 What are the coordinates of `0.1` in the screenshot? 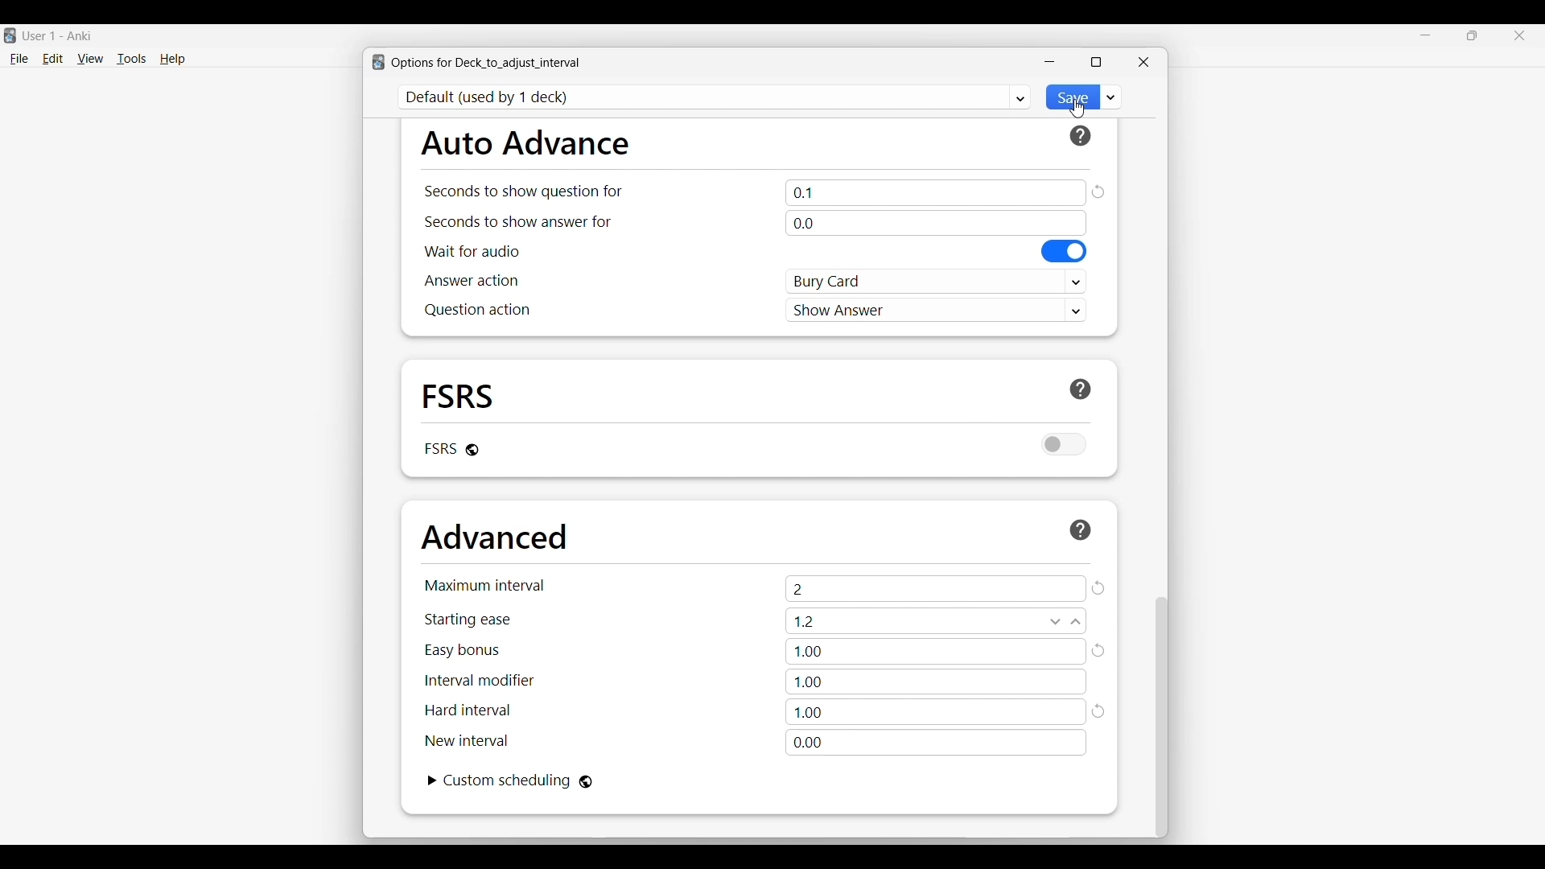 It's located at (936, 192).